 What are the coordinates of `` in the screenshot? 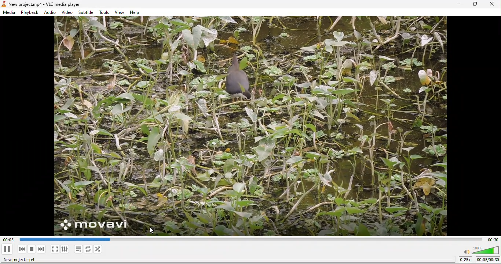 It's located at (8, 248).